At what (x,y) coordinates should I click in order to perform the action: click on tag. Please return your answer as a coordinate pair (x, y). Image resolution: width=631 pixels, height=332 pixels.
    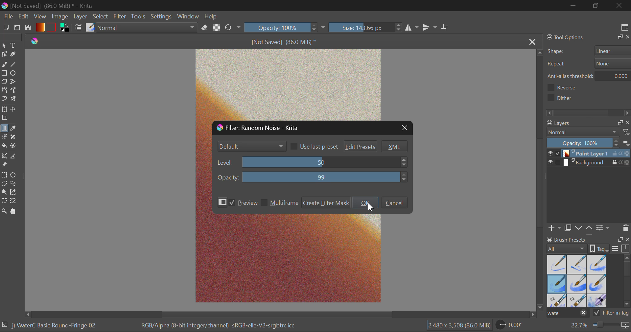
    Looking at the image, I should click on (600, 248).